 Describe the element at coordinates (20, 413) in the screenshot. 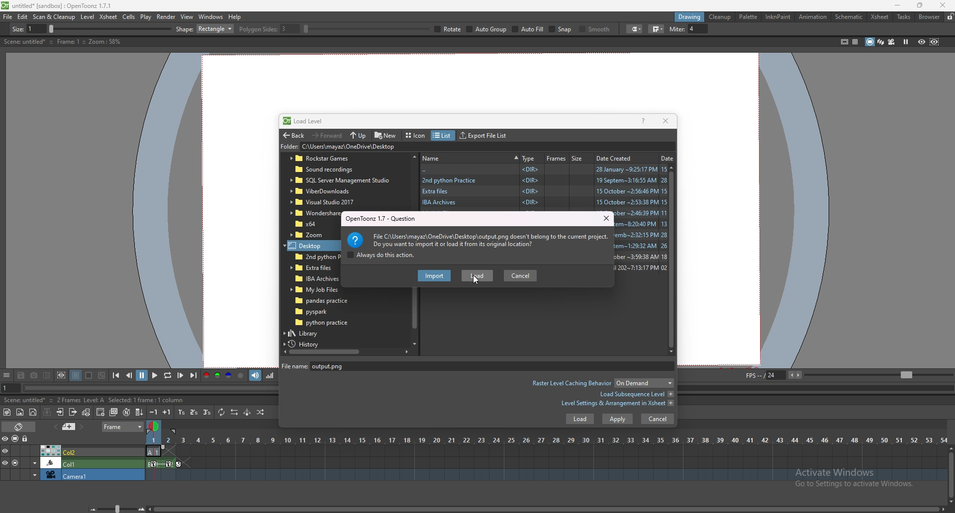

I see `new raster level` at that location.